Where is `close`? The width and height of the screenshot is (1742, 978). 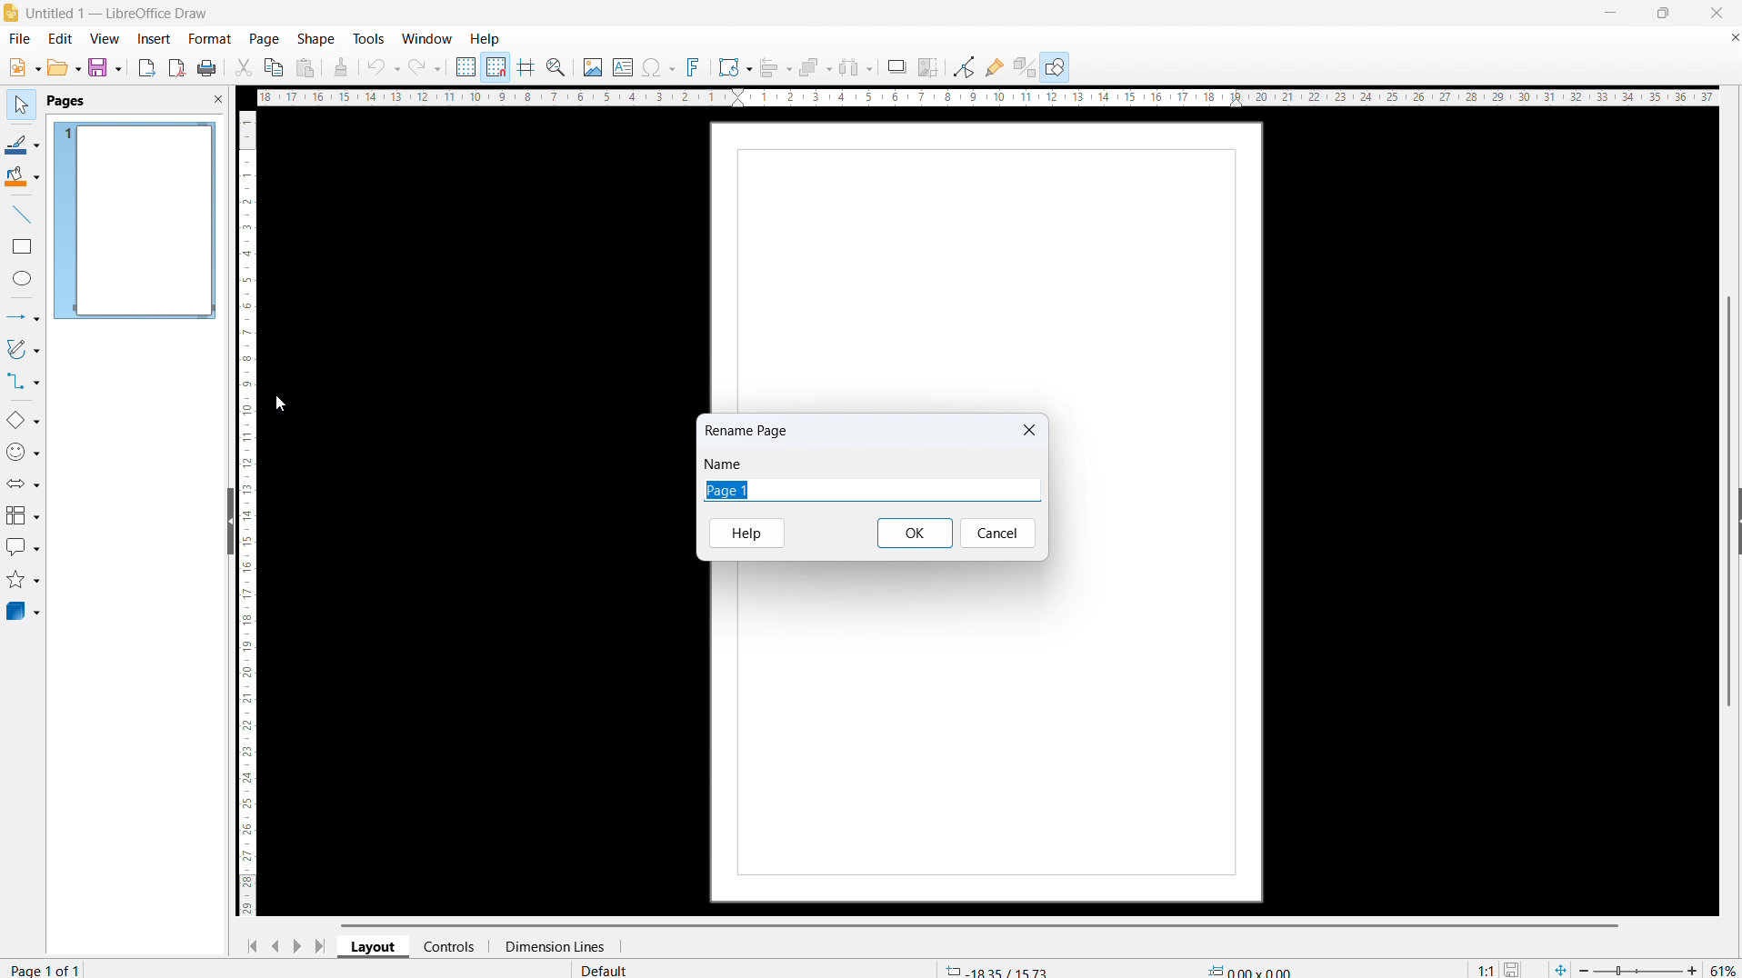
close is located at coordinates (1717, 13).